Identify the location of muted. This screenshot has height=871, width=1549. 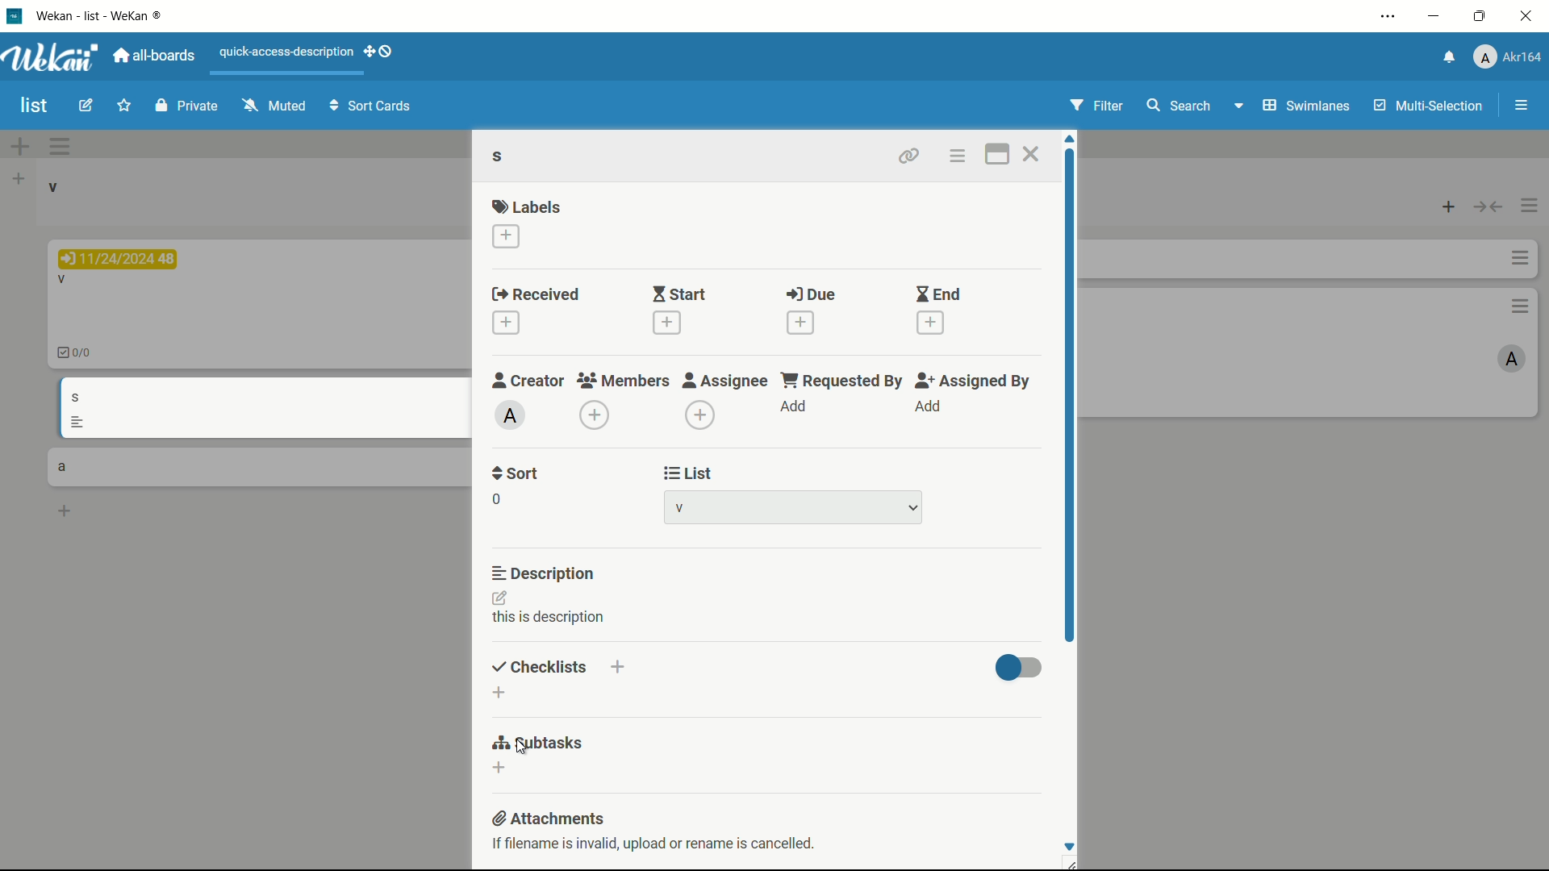
(273, 105).